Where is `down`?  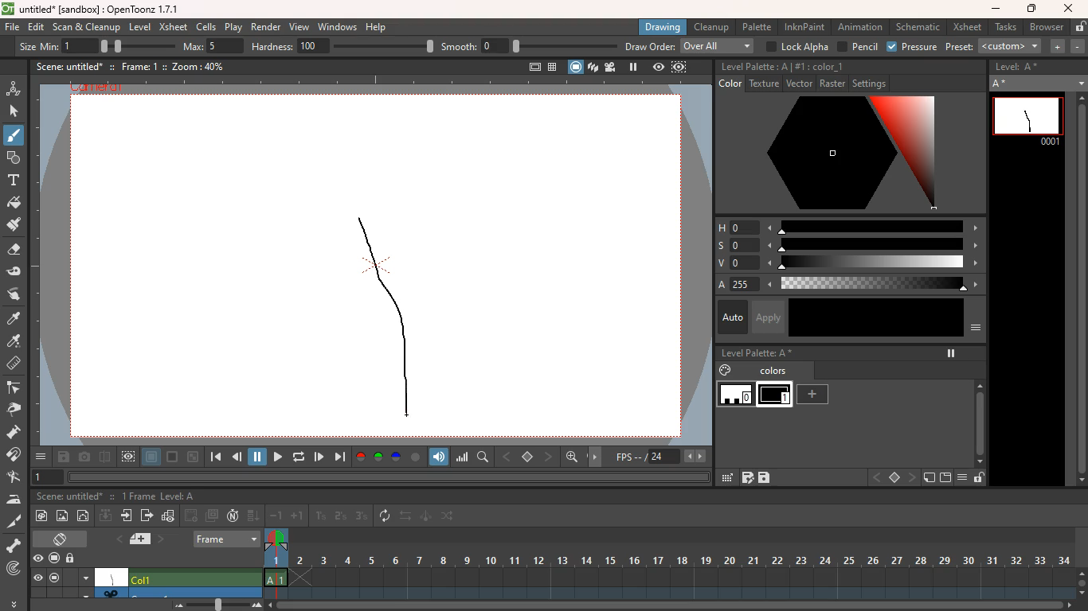 down is located at coordinates (105, 517).